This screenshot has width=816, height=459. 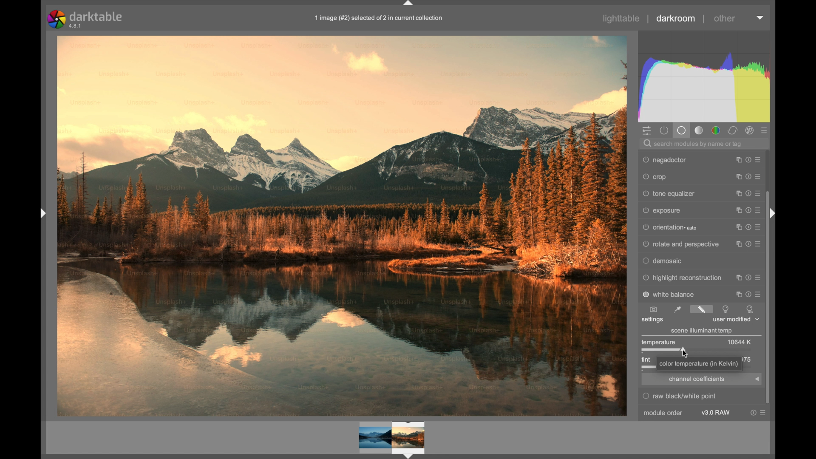 What do you see at coordinates (726, 18) in the screenshot?
I see `other` at bounding box center [726, 18].